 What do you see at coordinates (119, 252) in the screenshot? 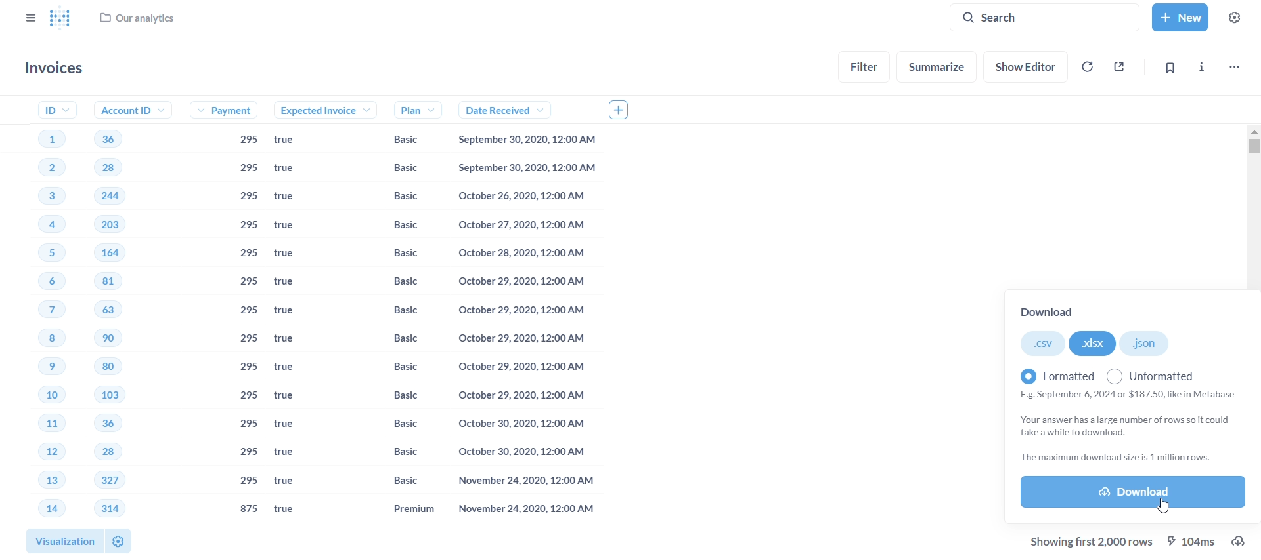
I see `164` at bounding box center [119, 252].